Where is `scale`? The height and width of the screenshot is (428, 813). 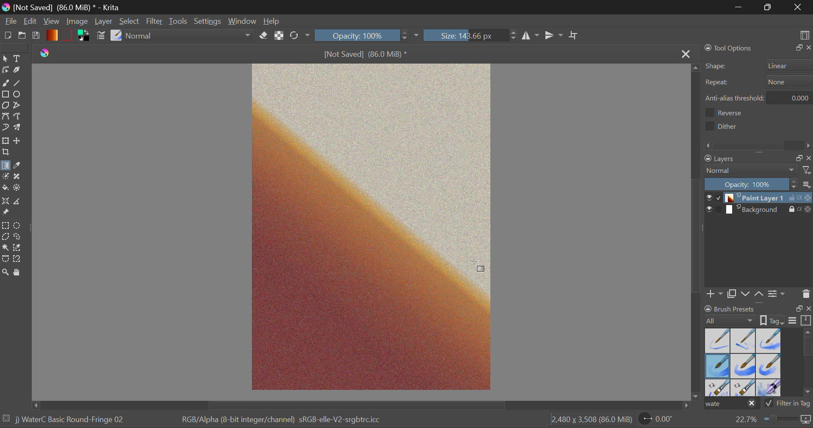 scale is located at coordinates (806, 321).